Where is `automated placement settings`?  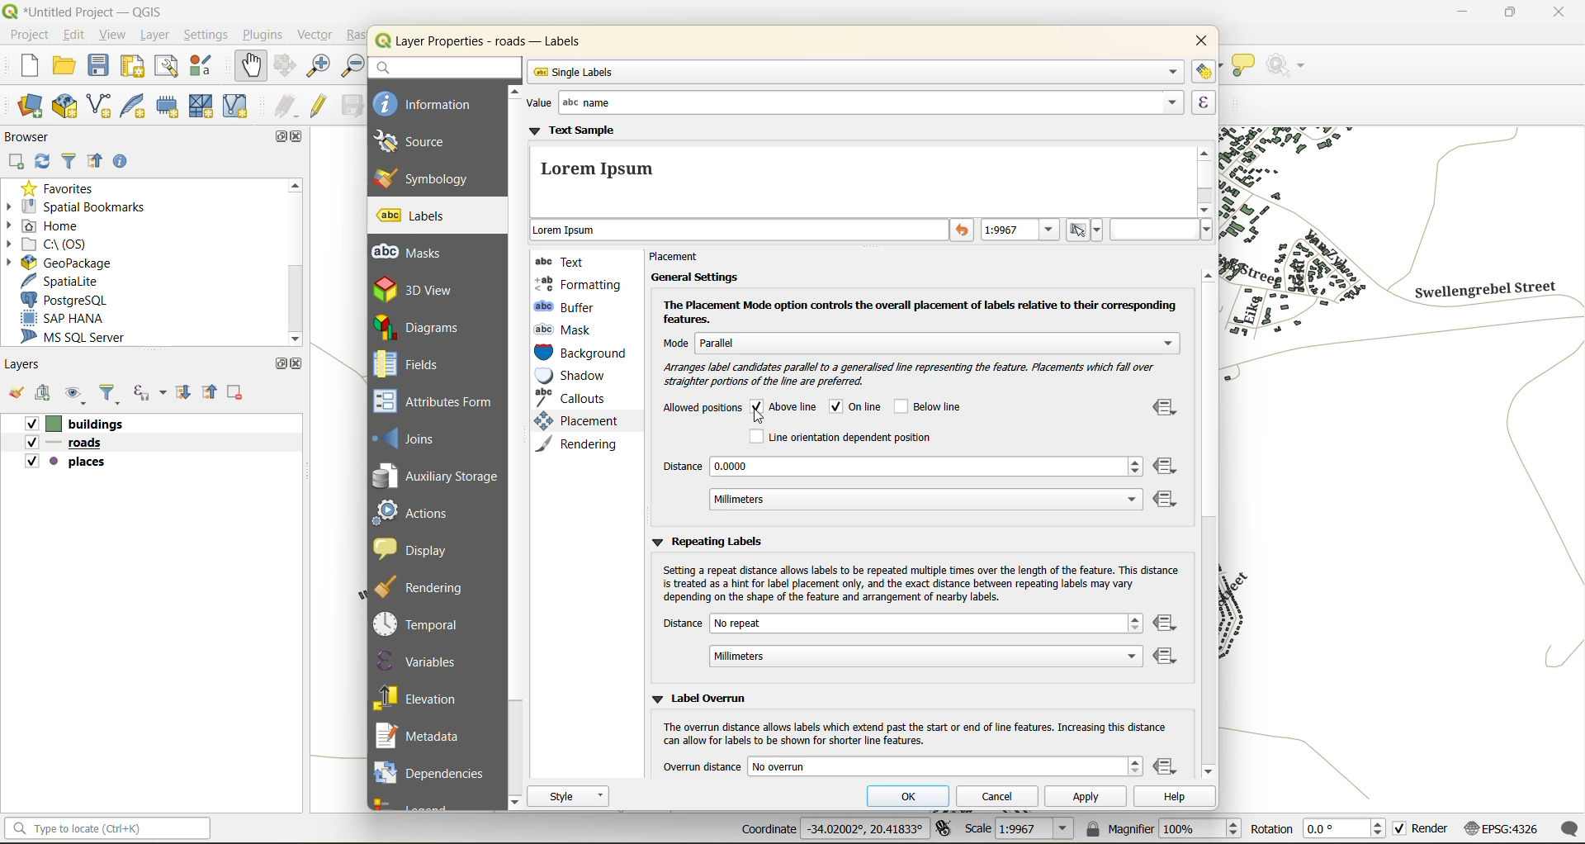
automated placement settings is located at coordinates (1204, 71).